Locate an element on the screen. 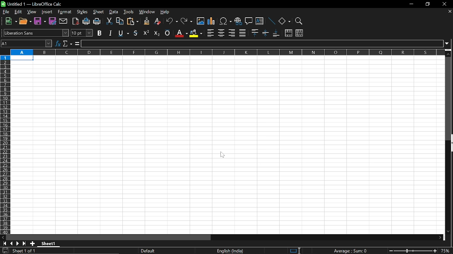 This screenshot has width=453, height=254. clone formatting is located at coordinates (145, 21).